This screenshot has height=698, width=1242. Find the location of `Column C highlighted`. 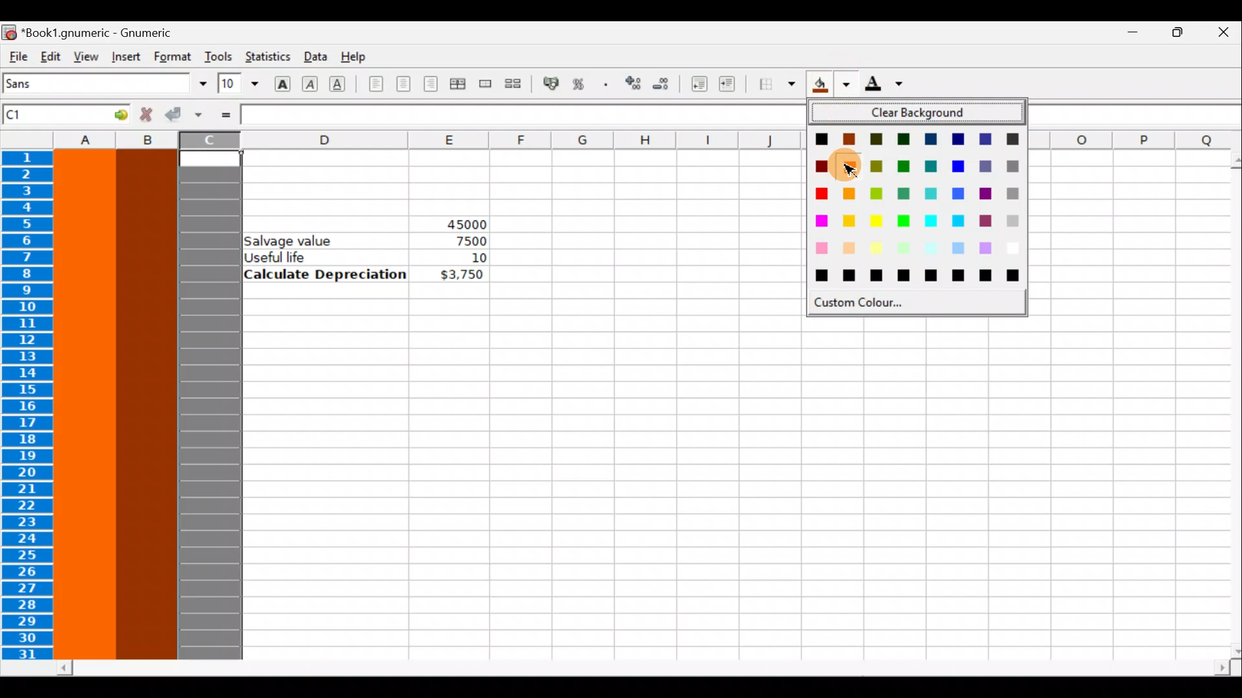

Column C highlighted is located at coordinates (210, 403).